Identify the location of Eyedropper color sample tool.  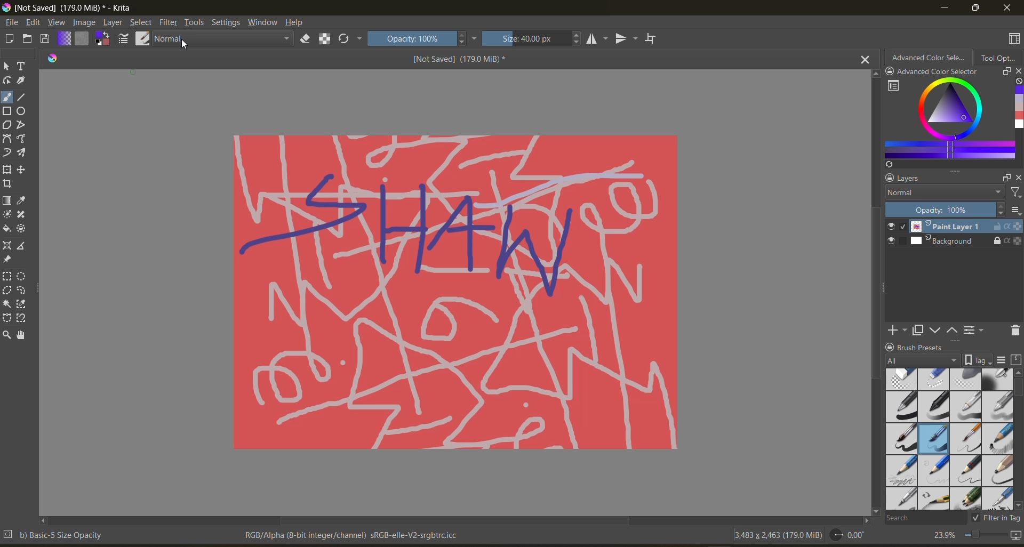
(24, 200).